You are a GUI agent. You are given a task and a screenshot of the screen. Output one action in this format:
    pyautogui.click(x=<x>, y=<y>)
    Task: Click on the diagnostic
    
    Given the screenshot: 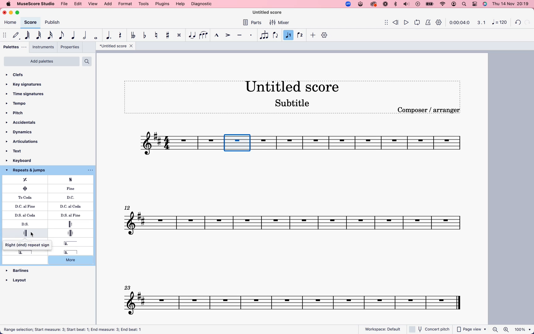 What is the action you would take?
    pyautogui.click(x=202, y=4)
    